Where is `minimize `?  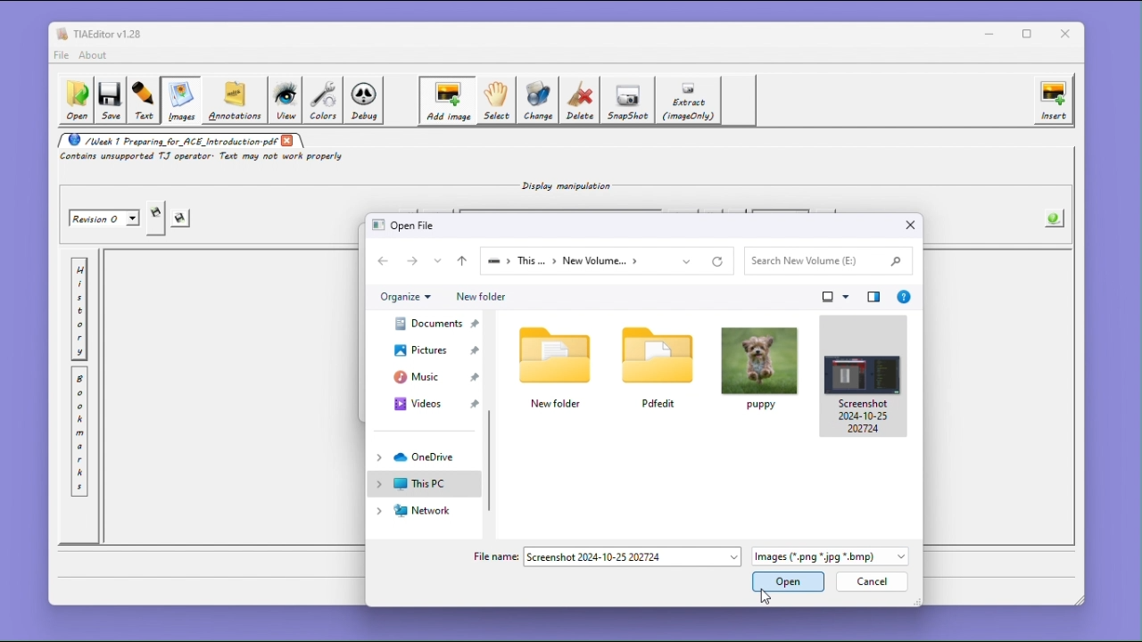
minimize  is located at coordinates (989, 33).